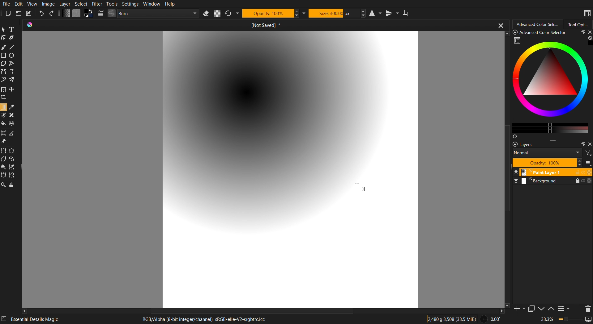 The image size is (593, 324). Describe the element at coordinates (207, 13) in the screenshot. I see `Erase` at that location.